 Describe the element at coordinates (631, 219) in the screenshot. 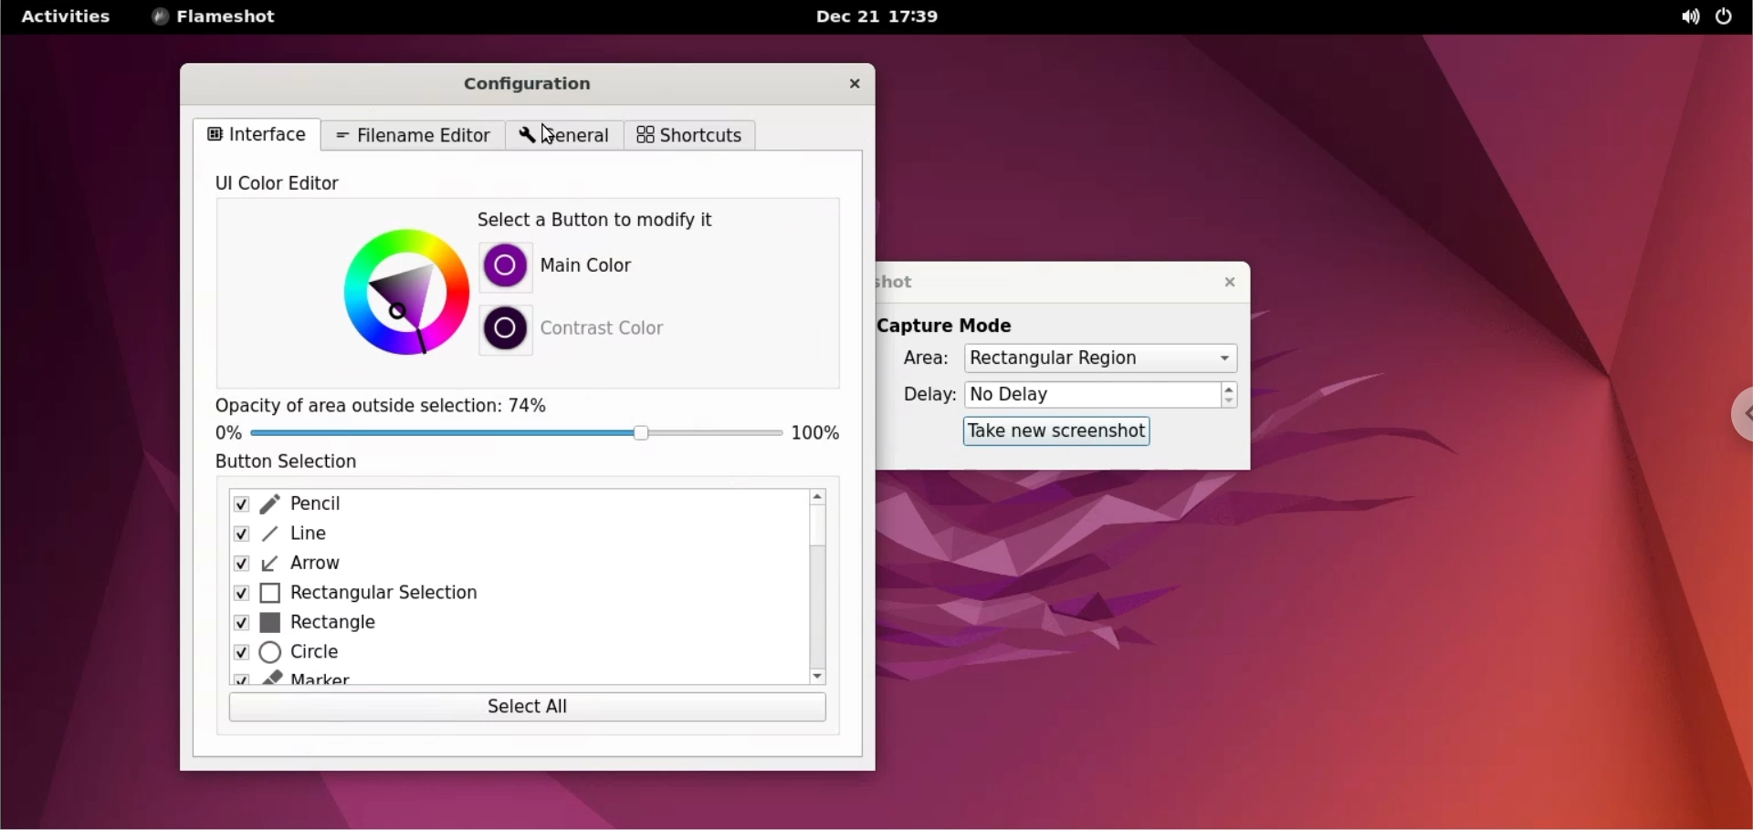

I see `select a button to modify it` at that location.